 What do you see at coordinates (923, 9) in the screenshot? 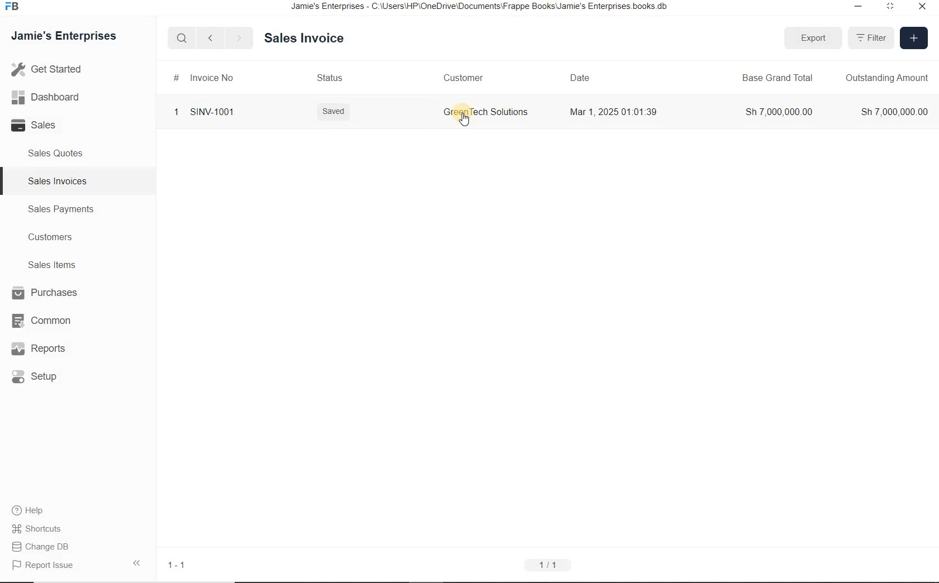
I see `close` at bounding box center [923, 9].